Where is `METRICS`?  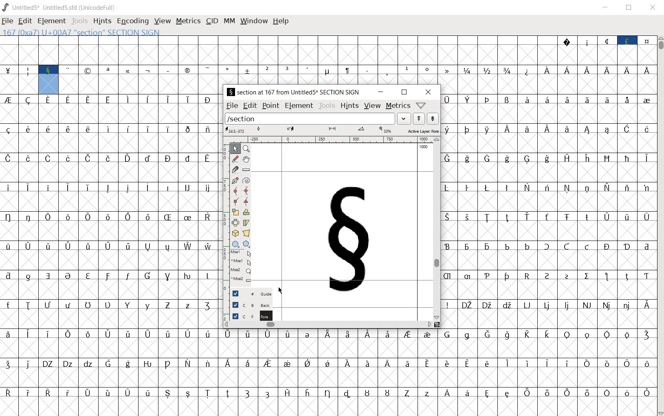
METRICS is located at coordinates (189, 22).